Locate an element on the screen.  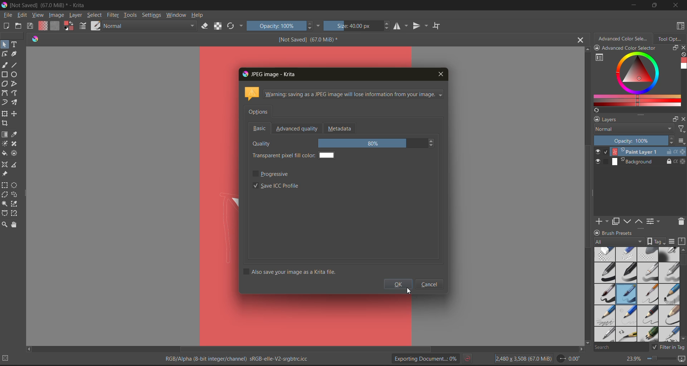
tools is located at coordinates (5, 213).